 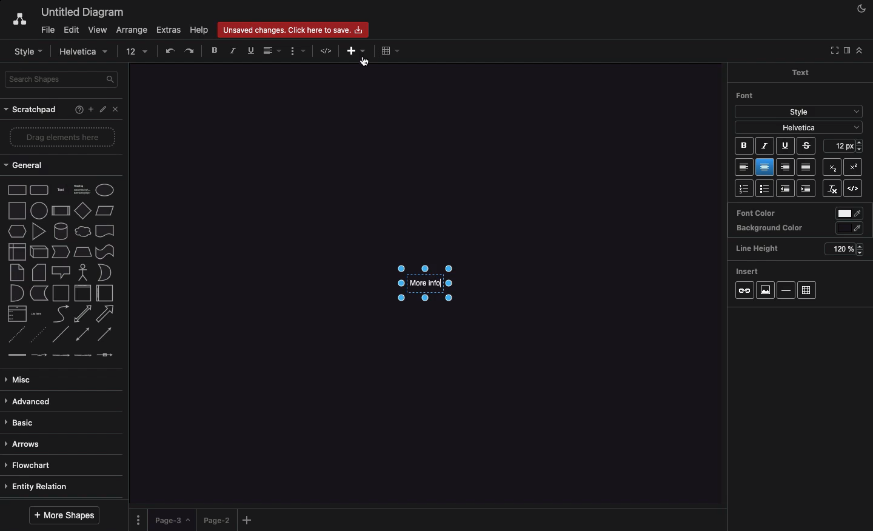 What do you see at coordinates (18, 232) in the screenshot?
I see `hexagon` at bounding box center [18, 232].